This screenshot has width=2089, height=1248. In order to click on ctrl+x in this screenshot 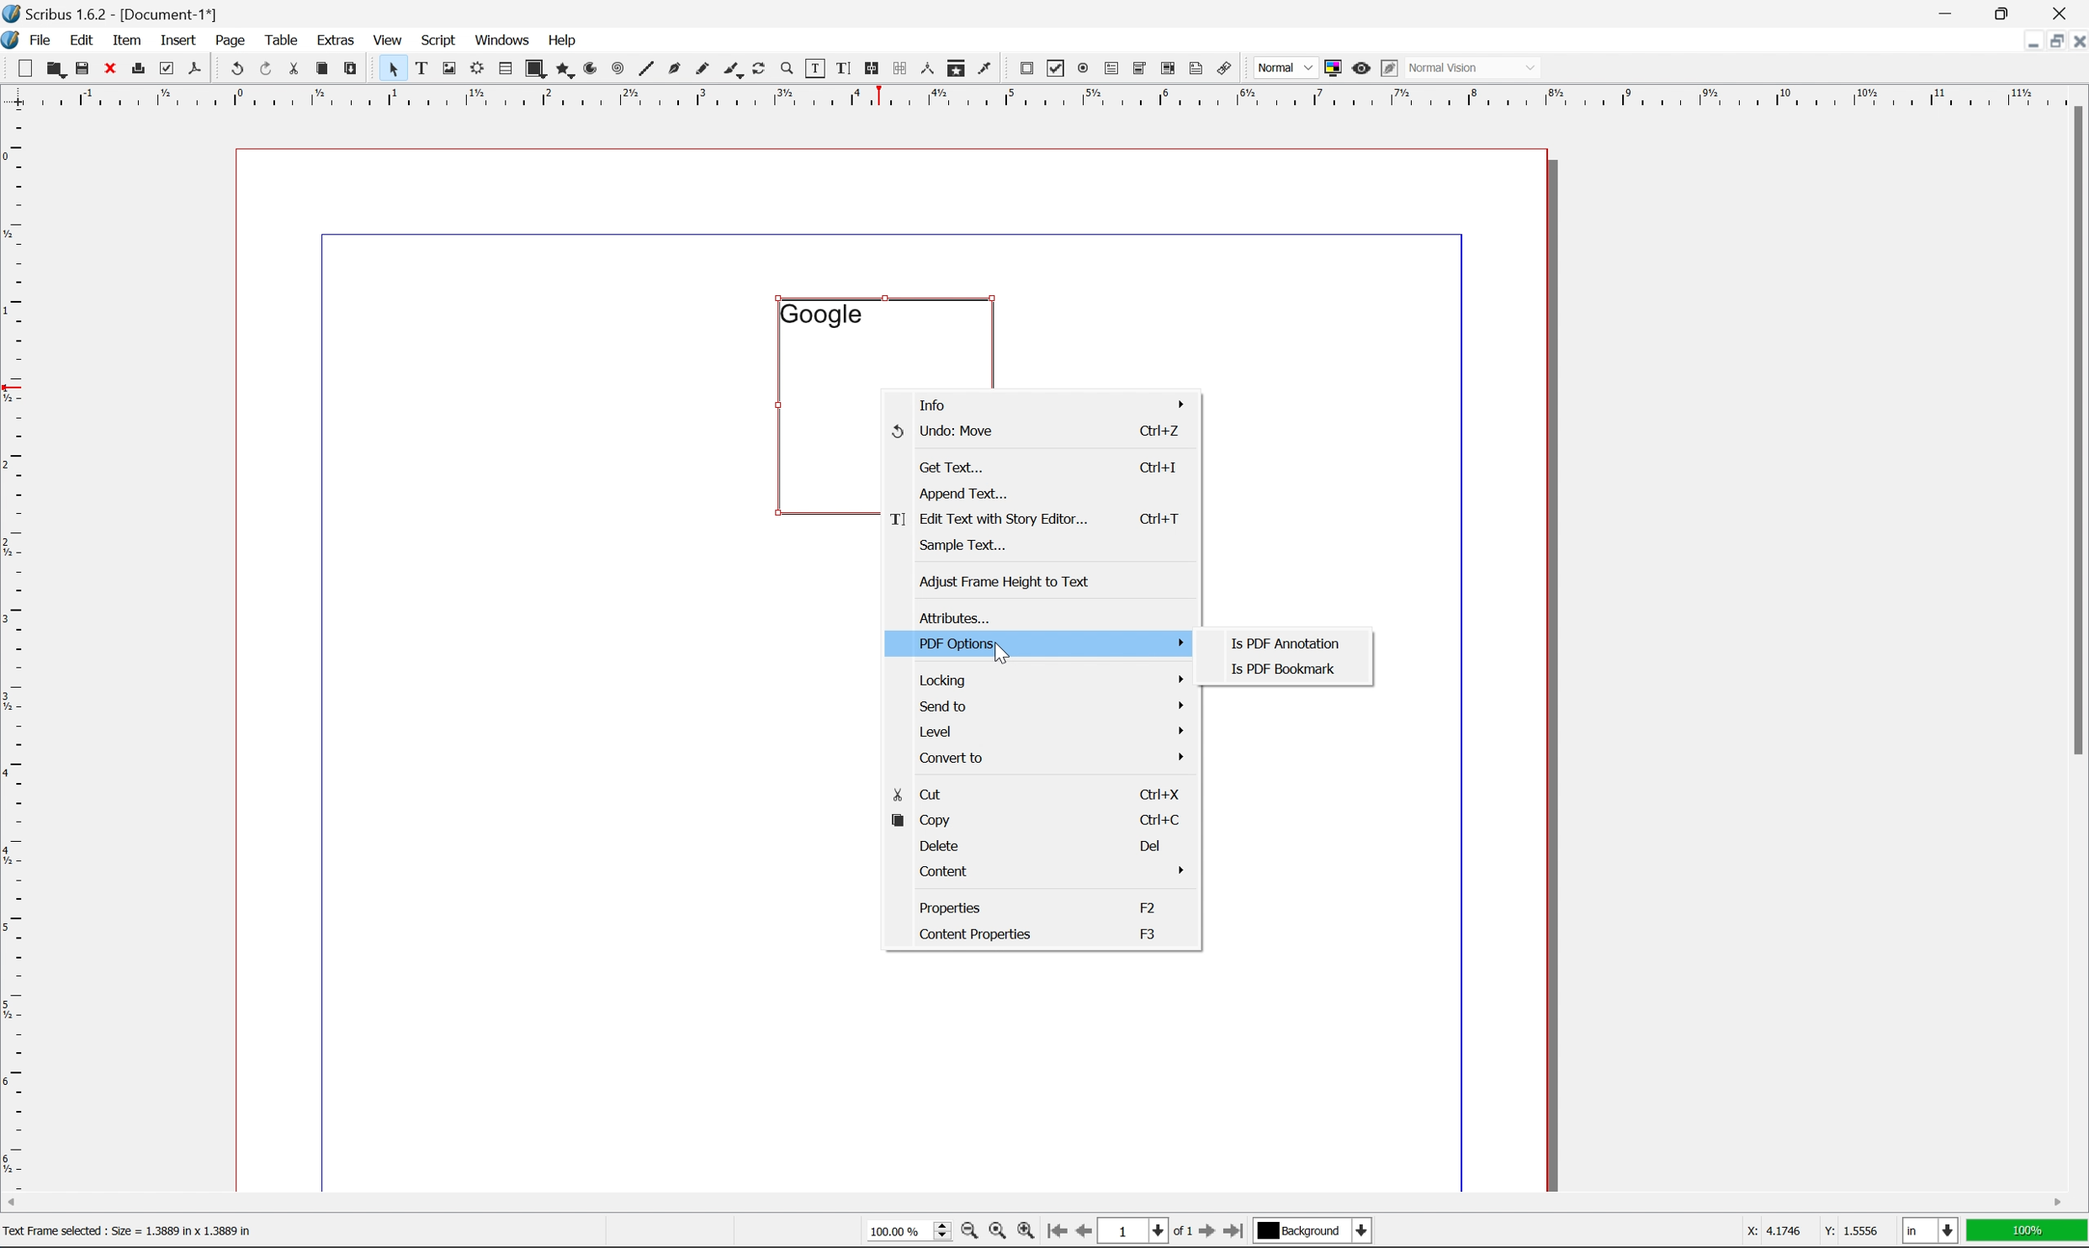, I will do `click(1158, 791)`.